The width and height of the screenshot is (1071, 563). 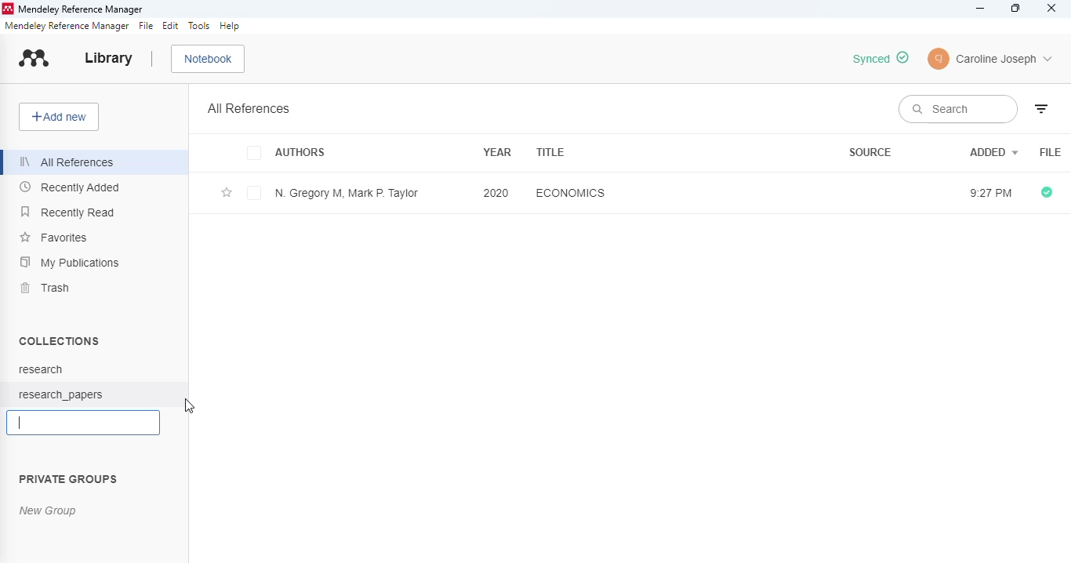 What do you see at coordinates (570, 192) in the screenshot?
I see `economics` at bounding box center [570, 192].